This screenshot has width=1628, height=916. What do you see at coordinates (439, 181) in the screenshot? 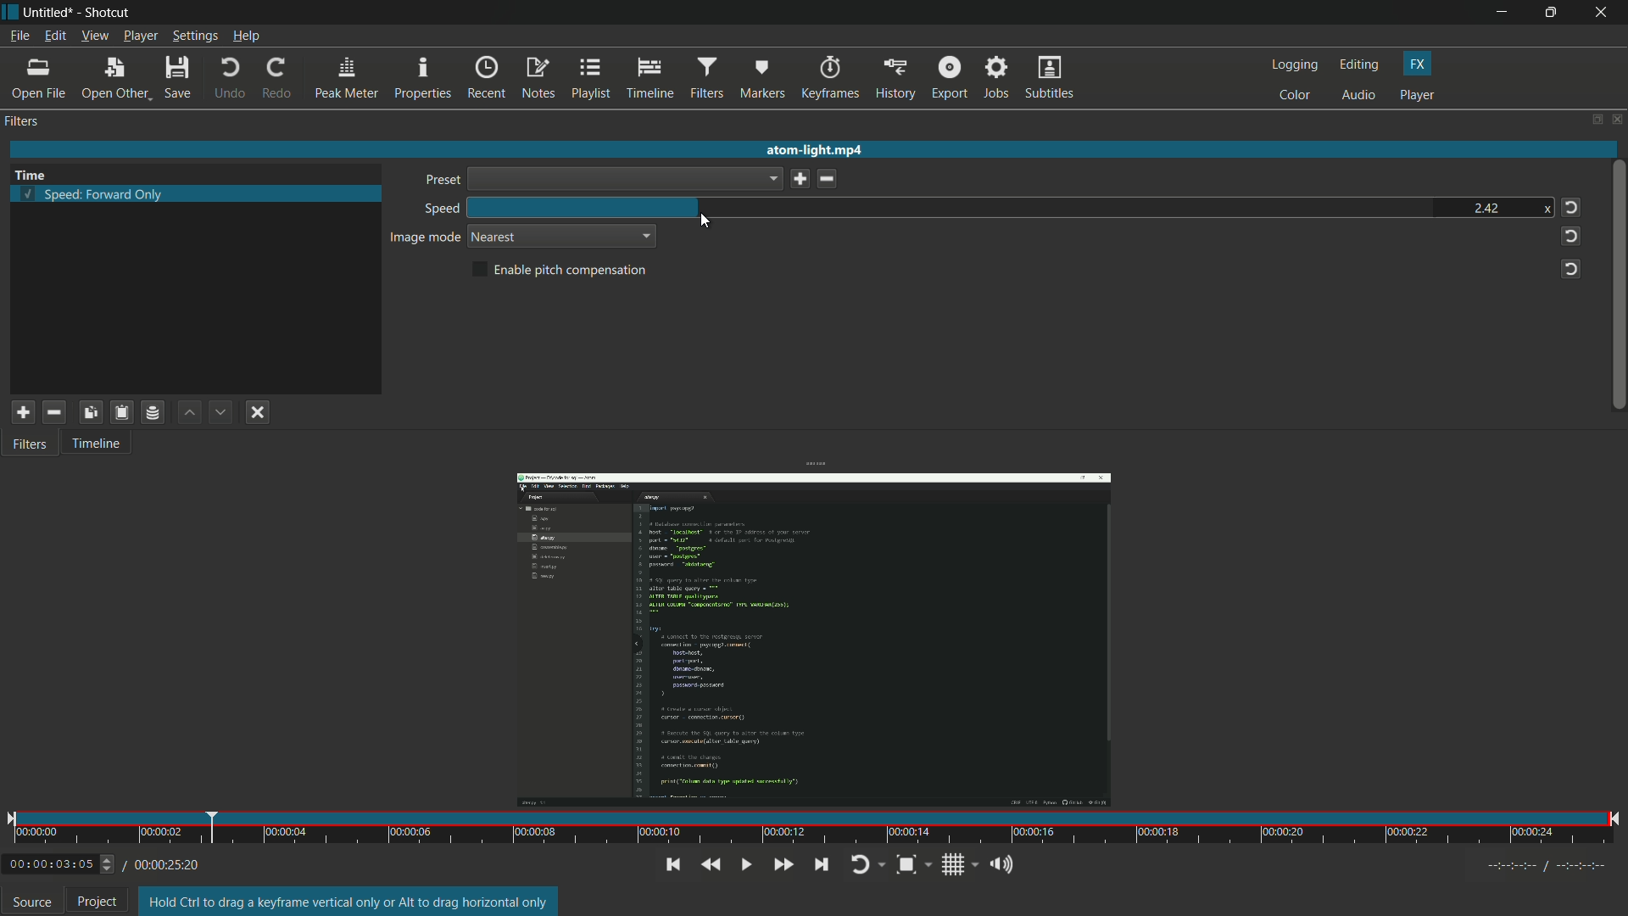
I see `preset` at bounding box center [439, 181].